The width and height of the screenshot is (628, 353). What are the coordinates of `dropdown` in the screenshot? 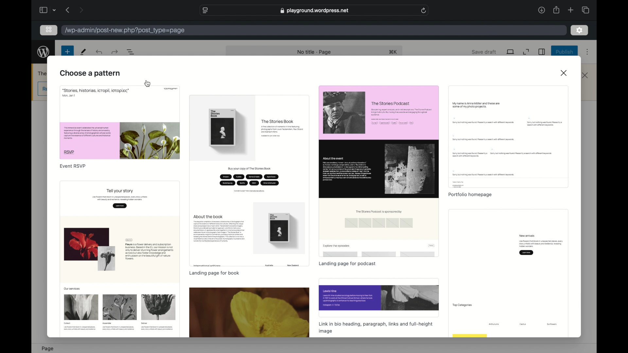 It's located at (55, 10).